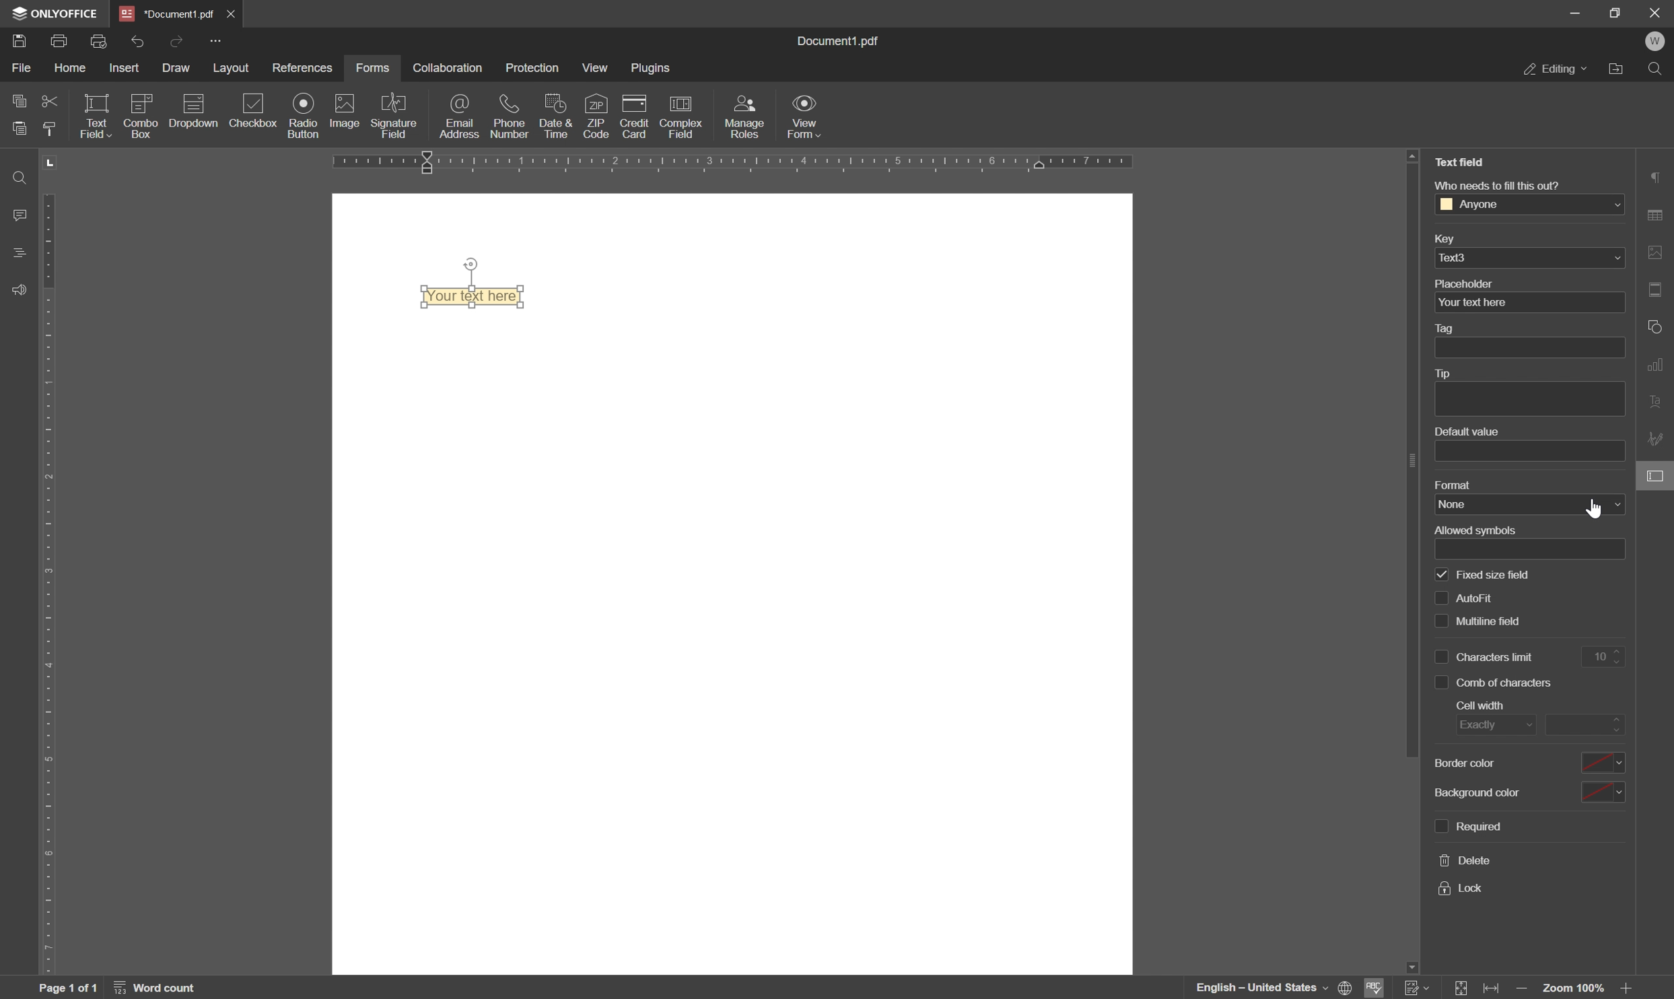 The height and width of the screenshot is (999, 1674). Describe the element at coordinates (1531, 550) in the screenshot. I see `allowed symbol box` at that location.